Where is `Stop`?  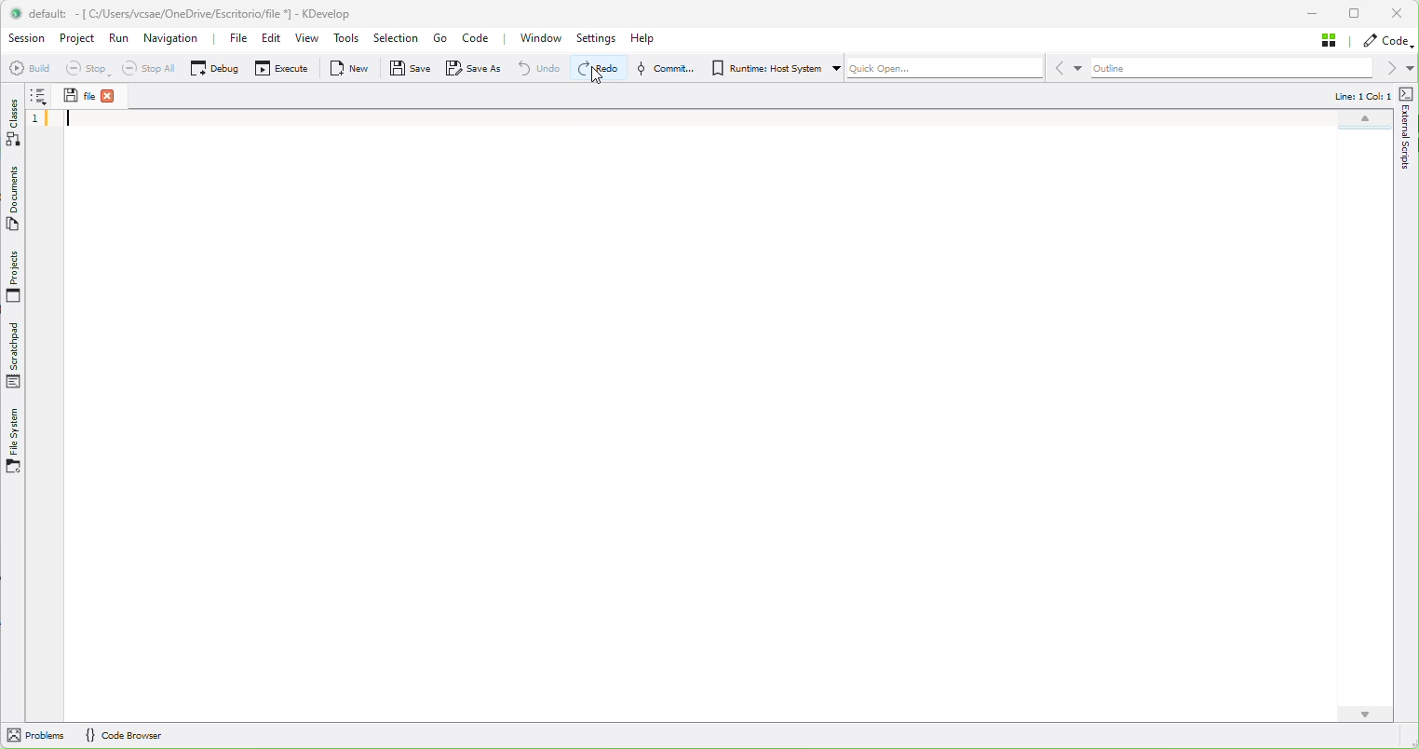 Stop is located at coordinates (97, 69).